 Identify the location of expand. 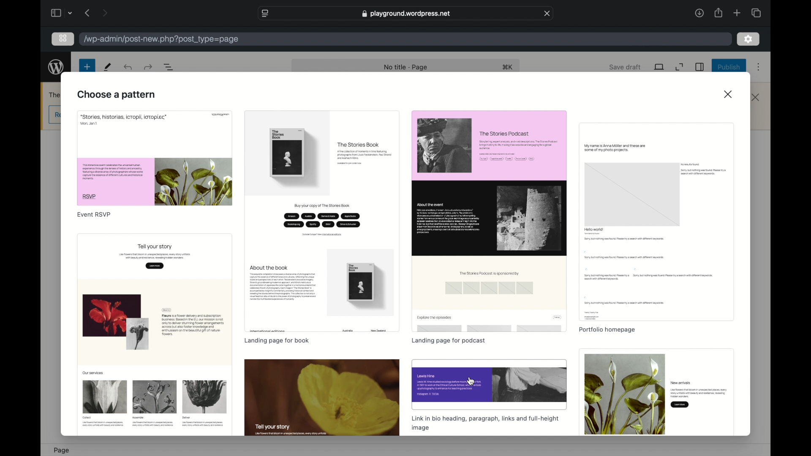
(680, 67).